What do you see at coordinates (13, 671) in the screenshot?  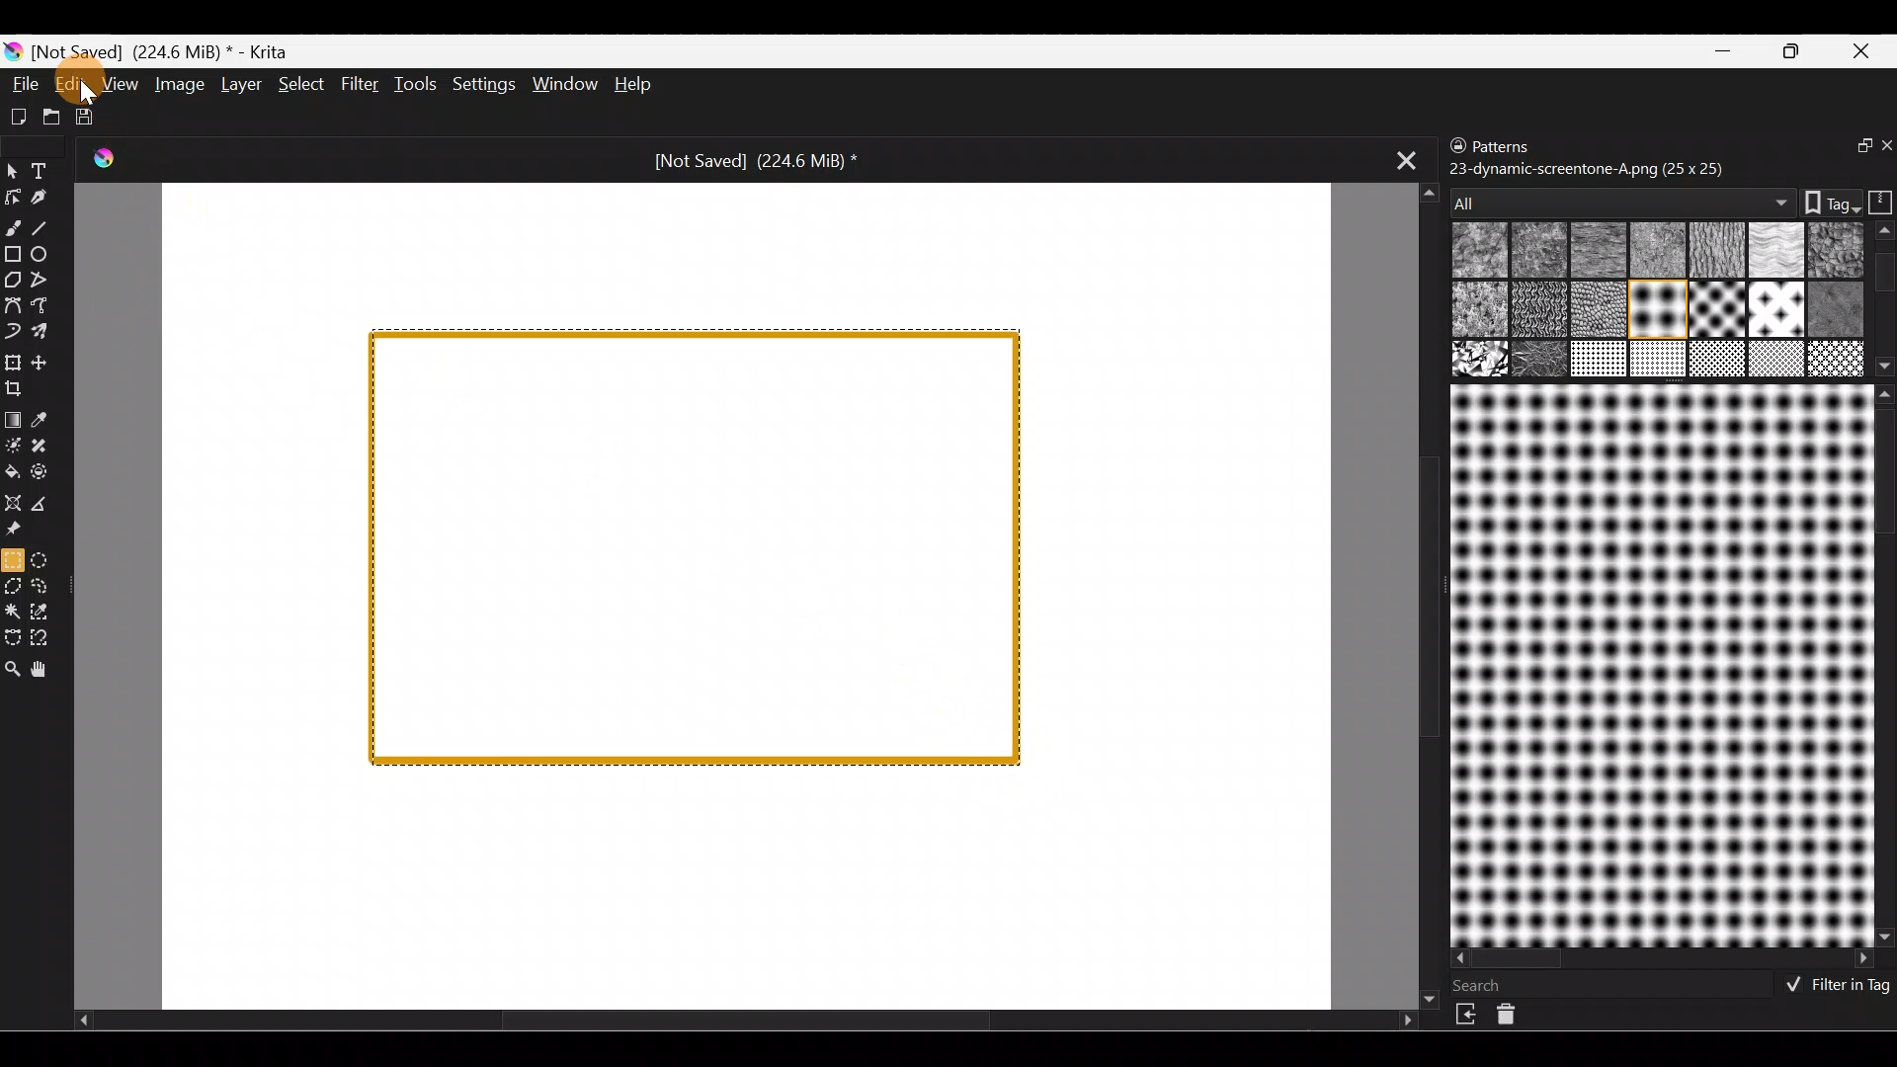 I see `Zoom tool` at bounding box center [13, 671].